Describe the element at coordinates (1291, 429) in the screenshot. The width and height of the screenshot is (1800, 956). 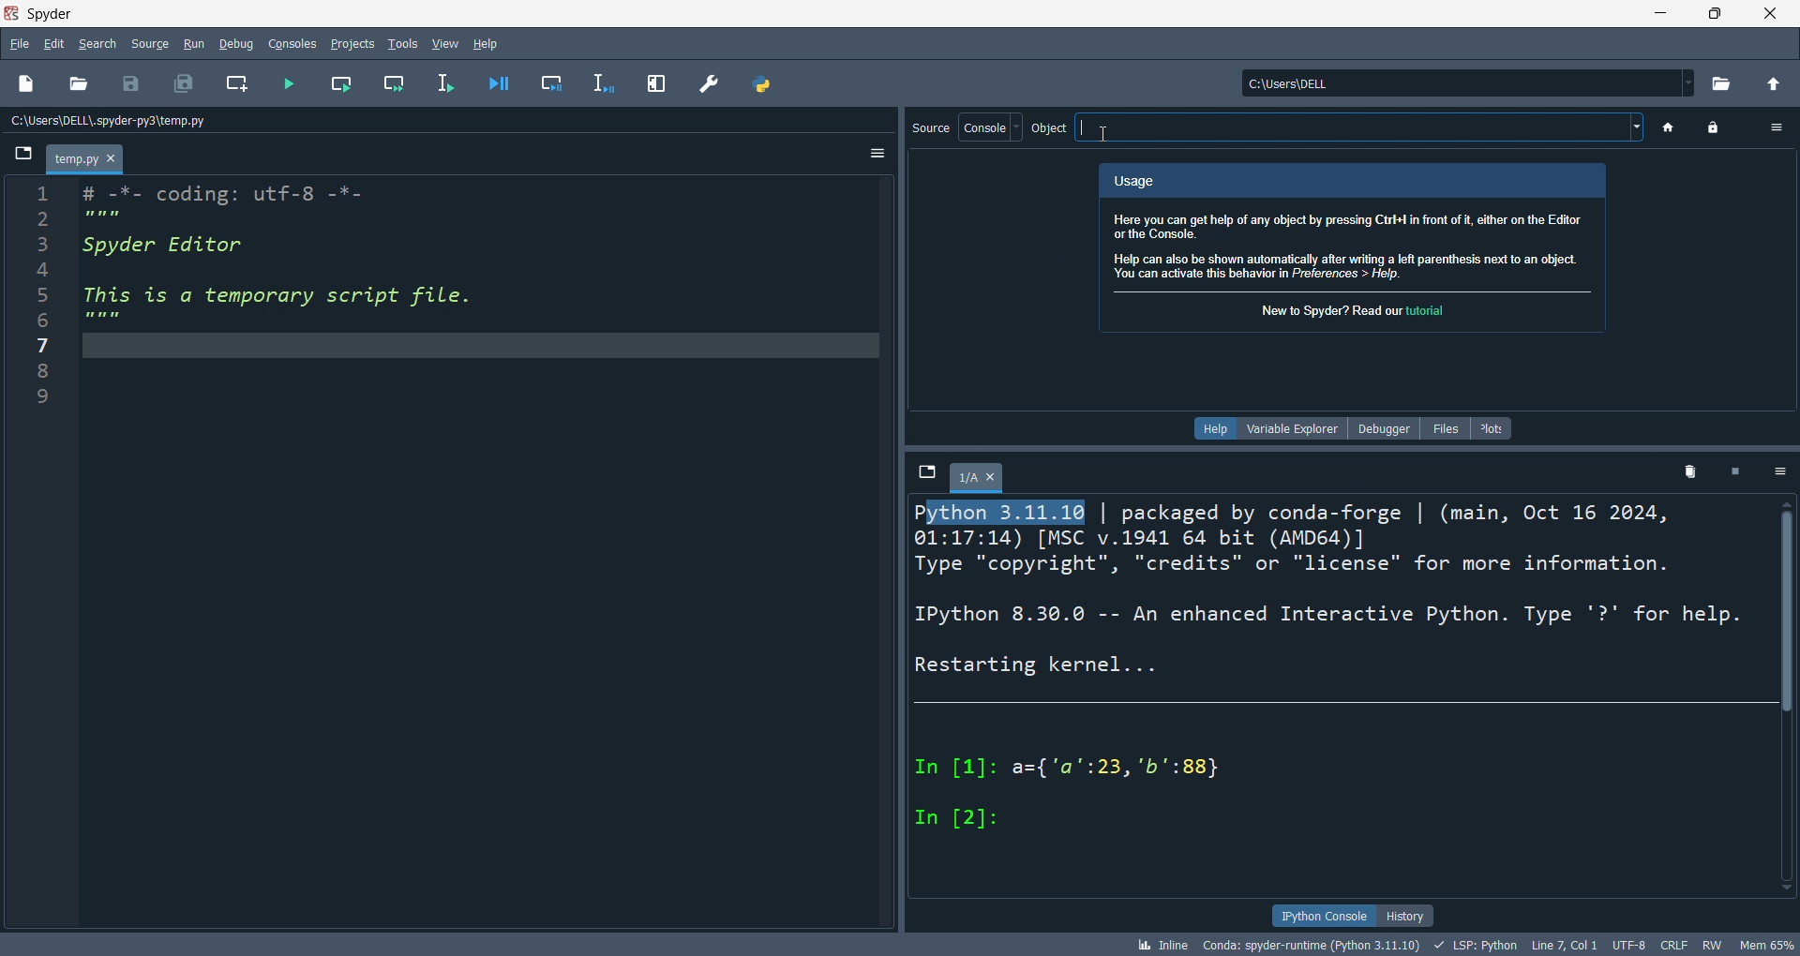
I see `variable explorer` at that location.